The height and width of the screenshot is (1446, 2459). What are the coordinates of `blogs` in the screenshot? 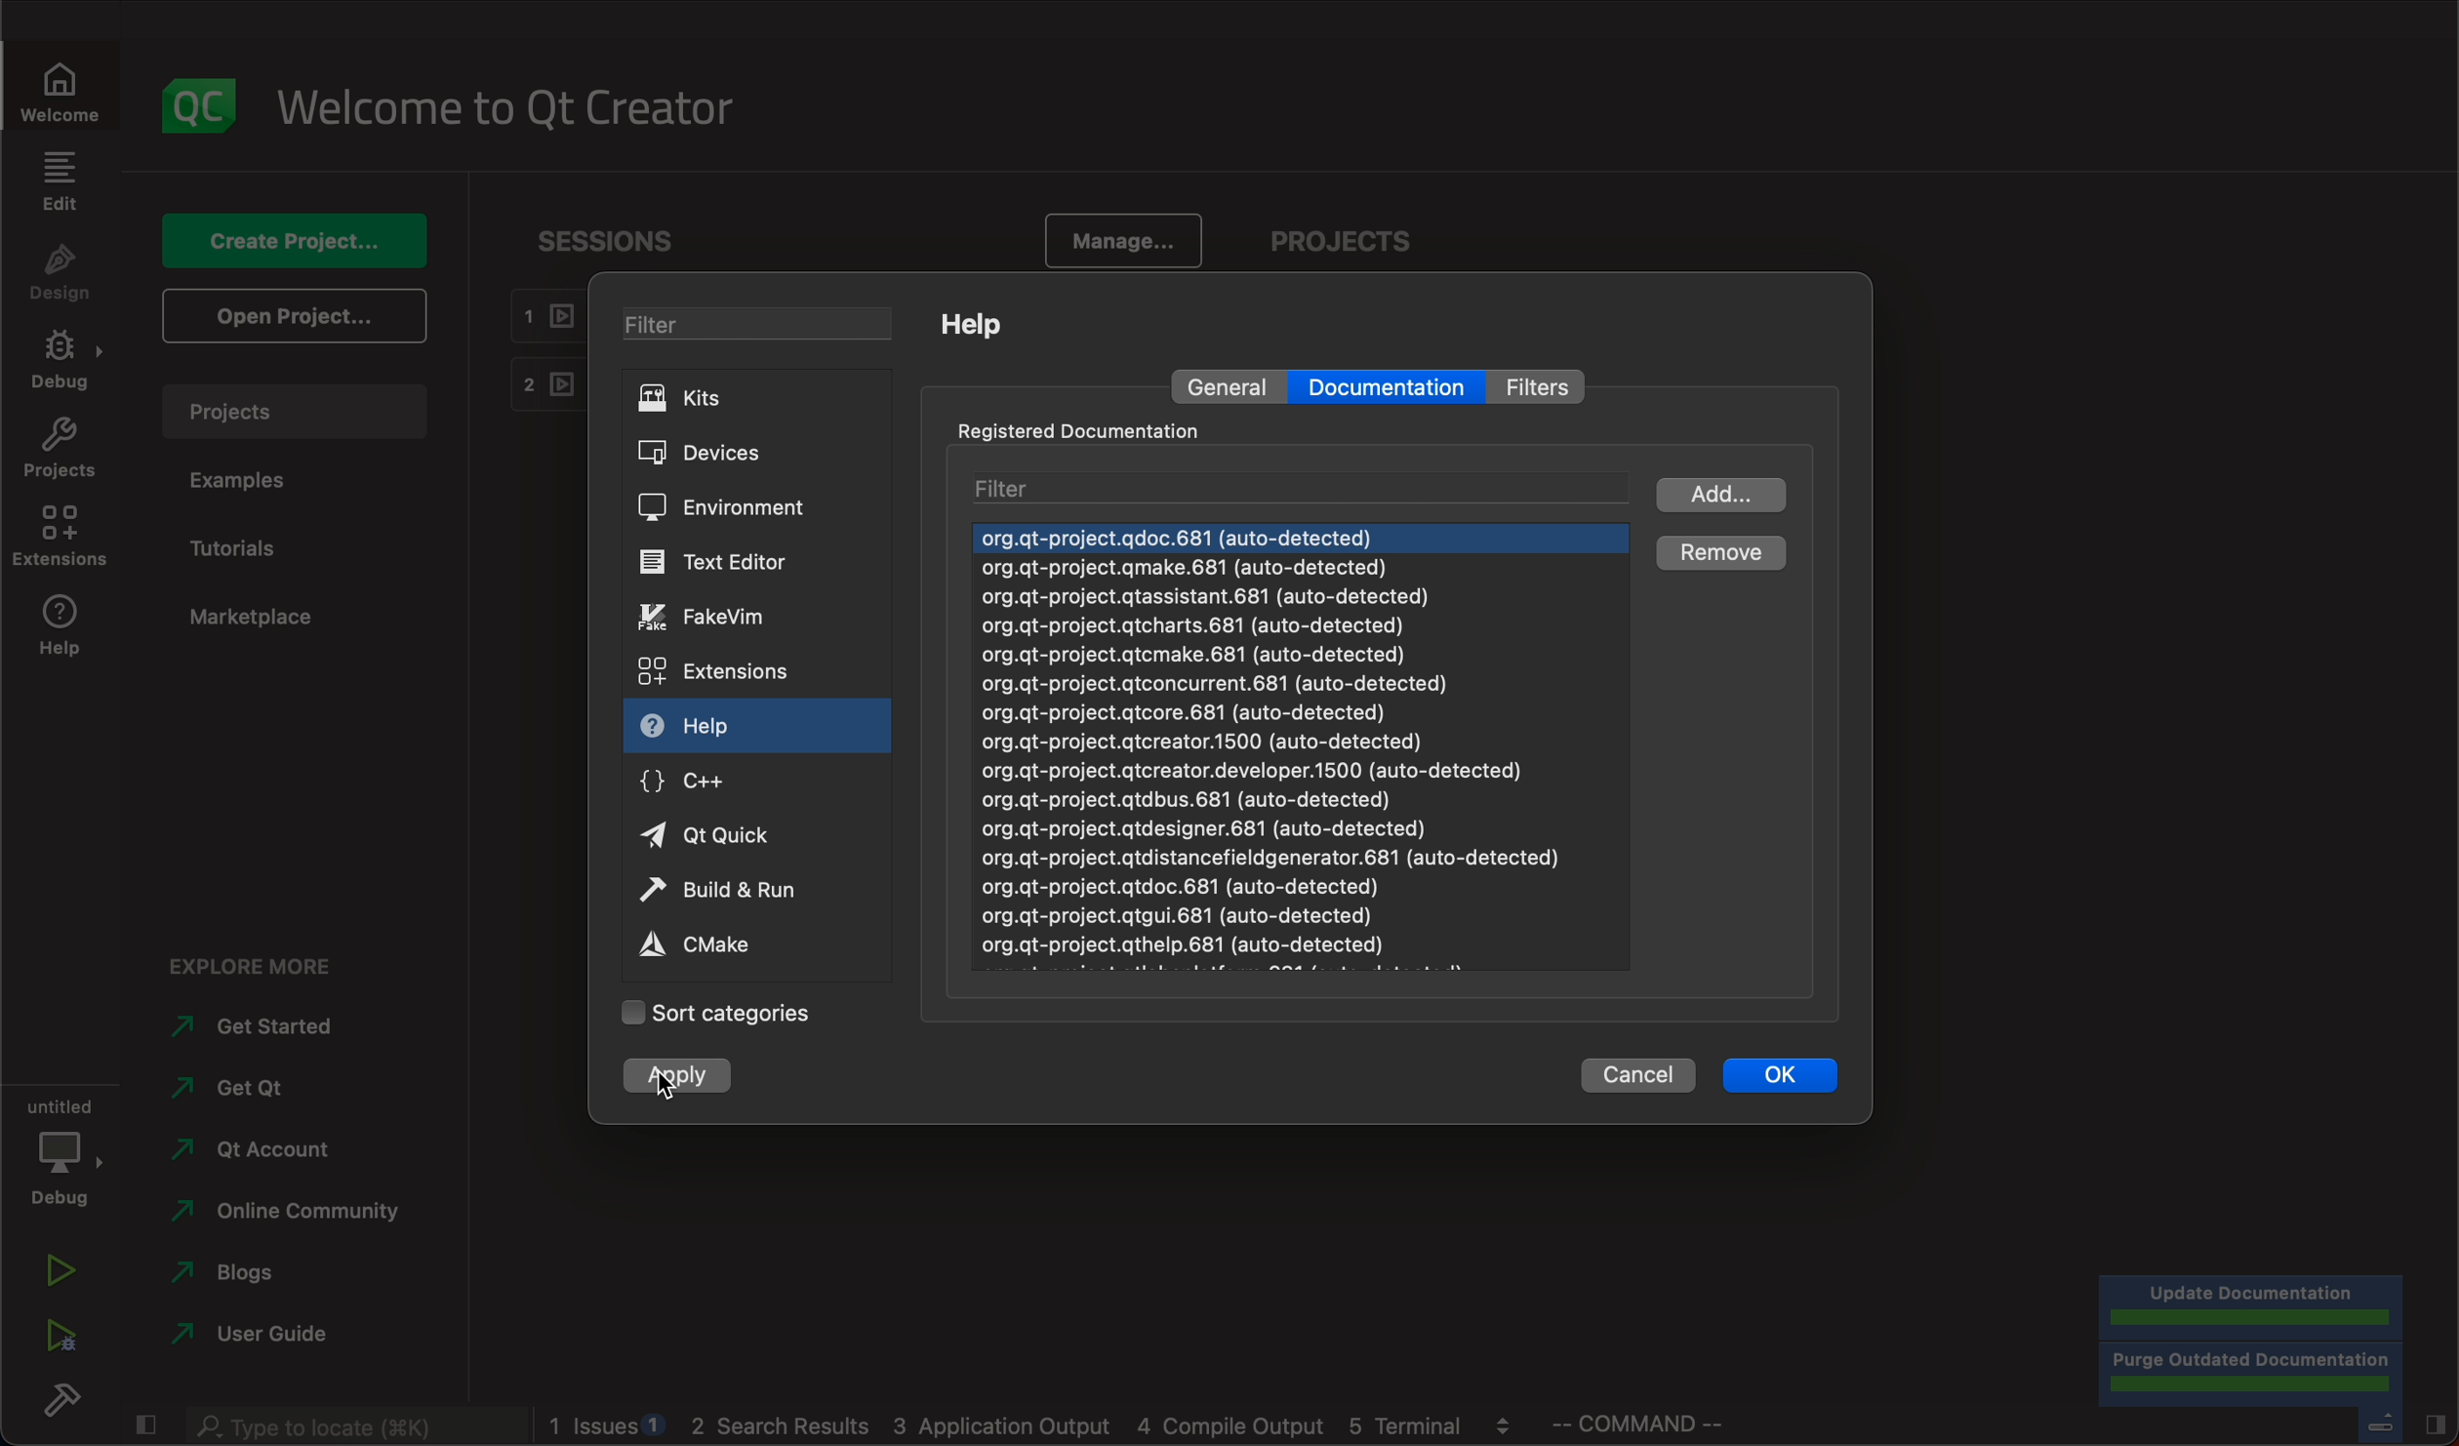 It's located at (253, 1277).